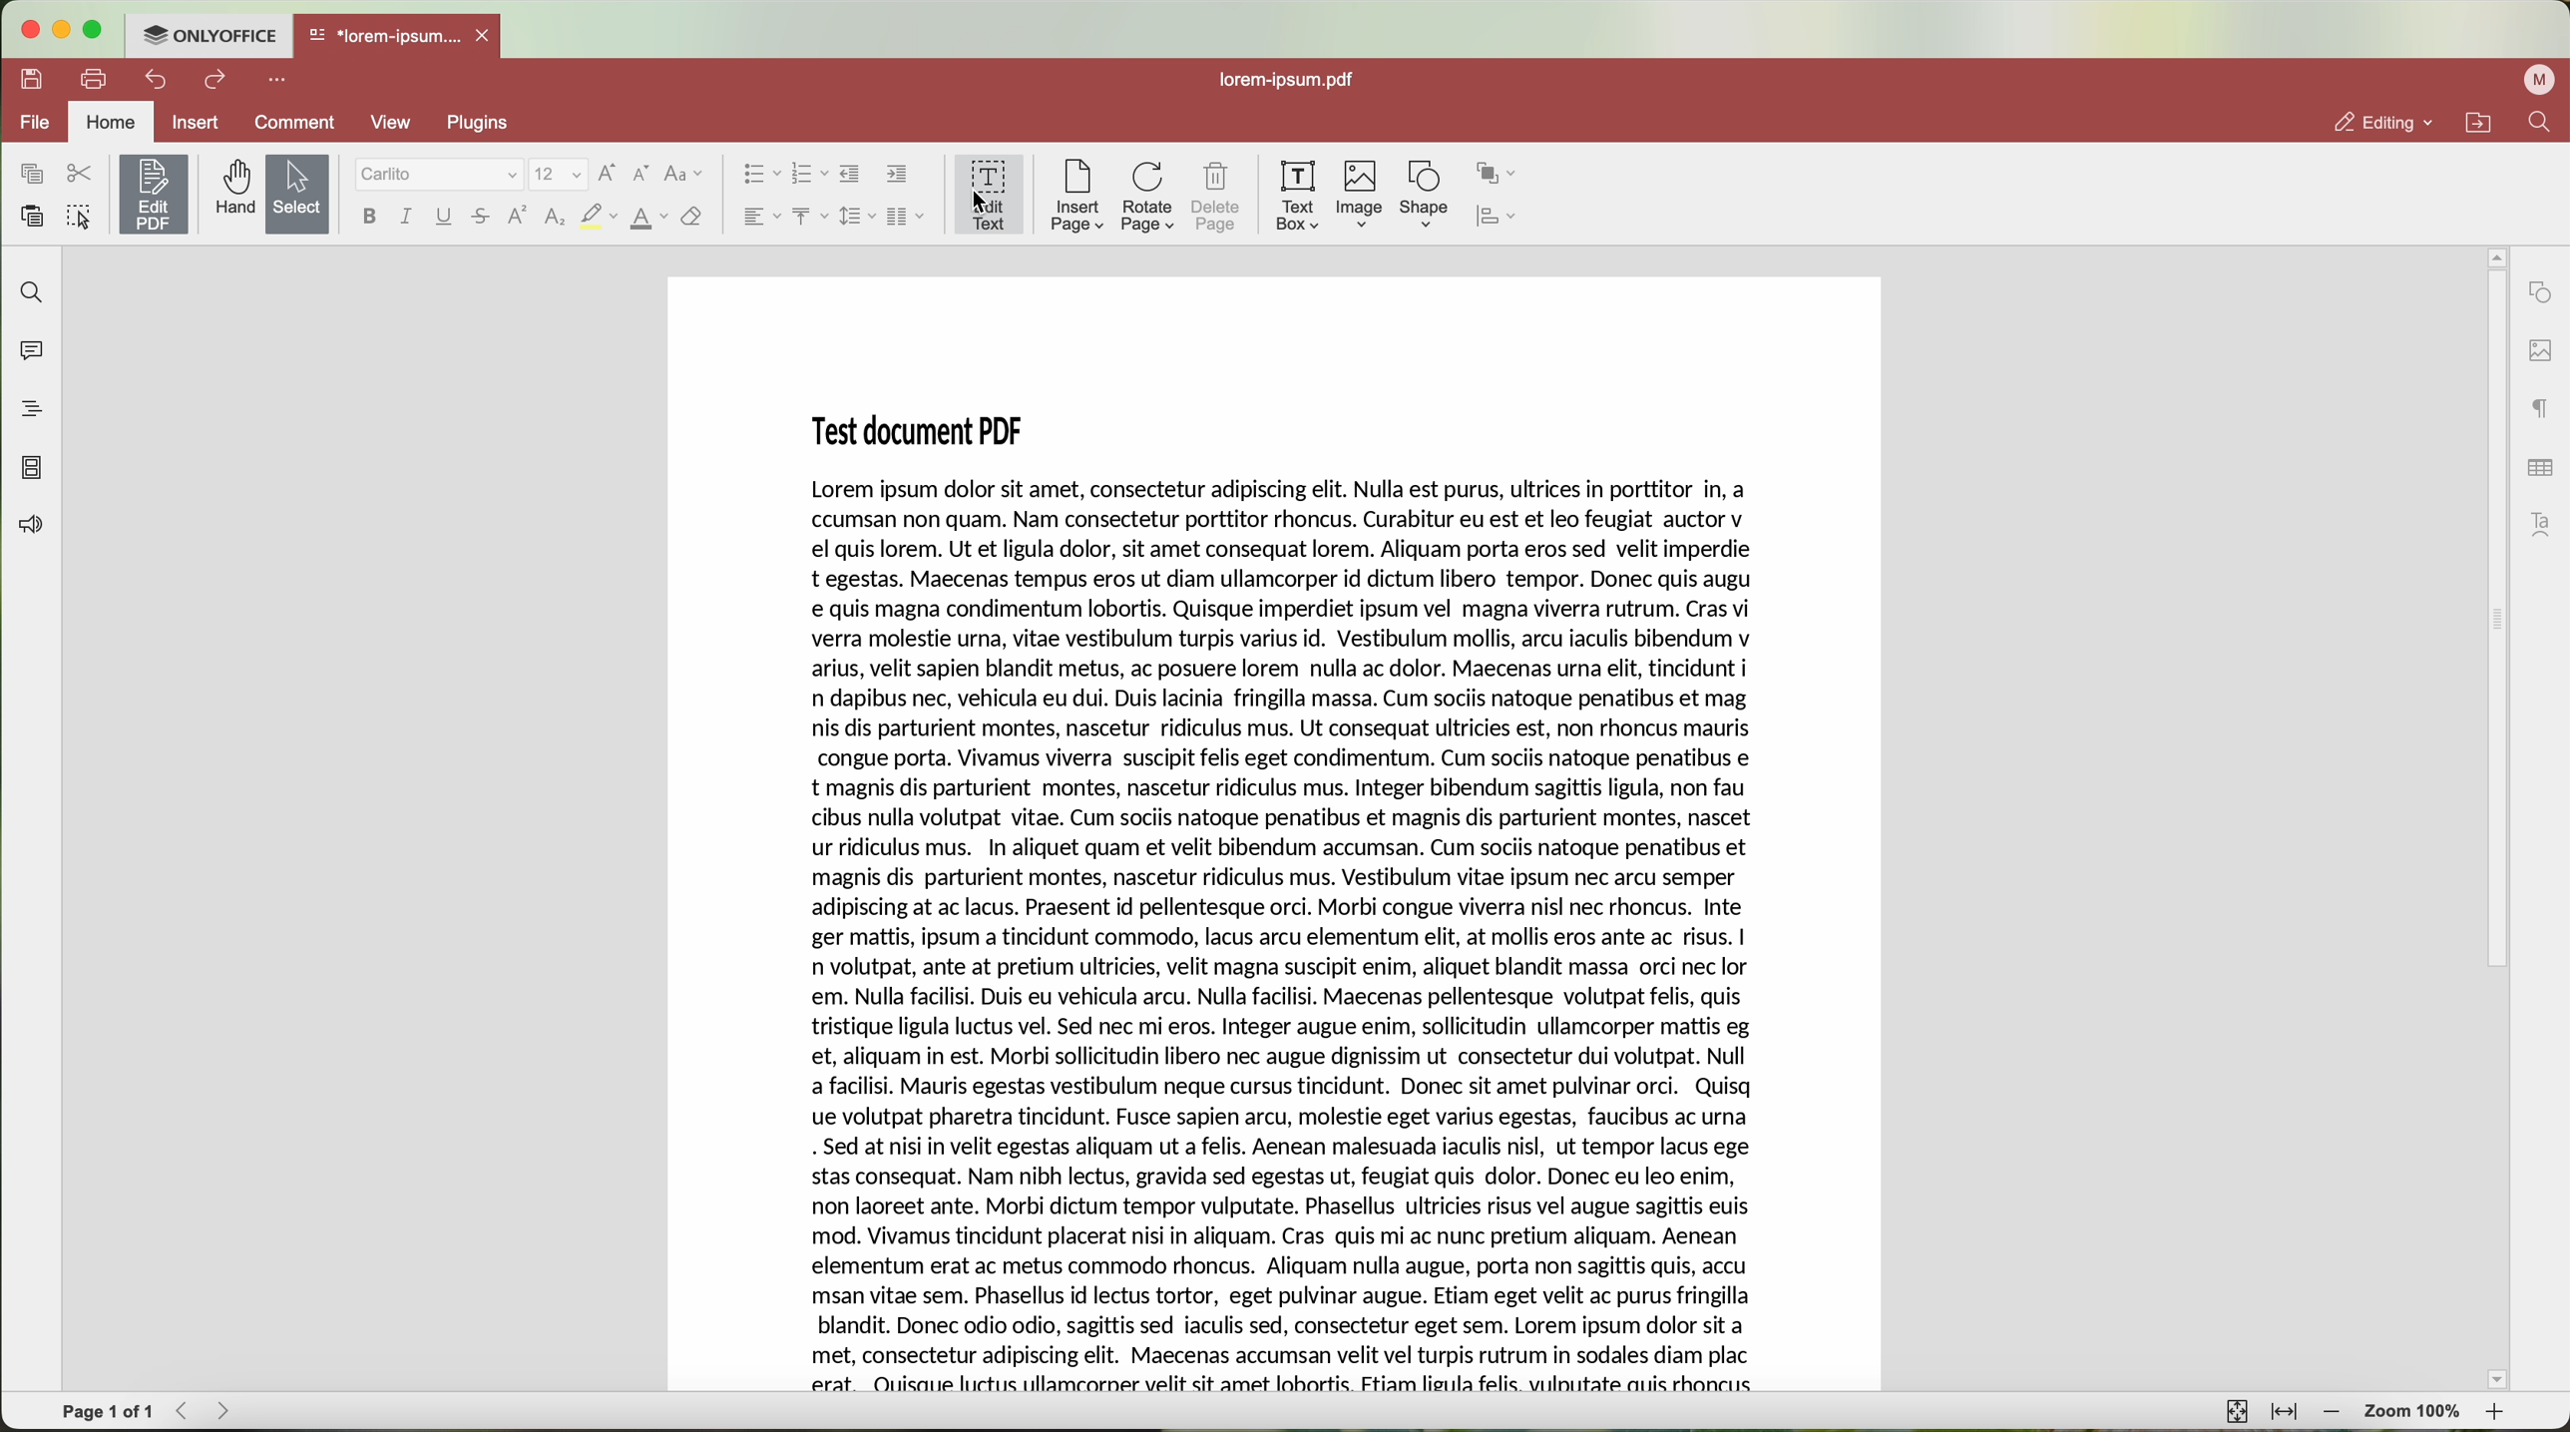 Image resolution: width=2570 pixels, height=1432 pixels. I want to click on arrange shape, so click(1495, 171).